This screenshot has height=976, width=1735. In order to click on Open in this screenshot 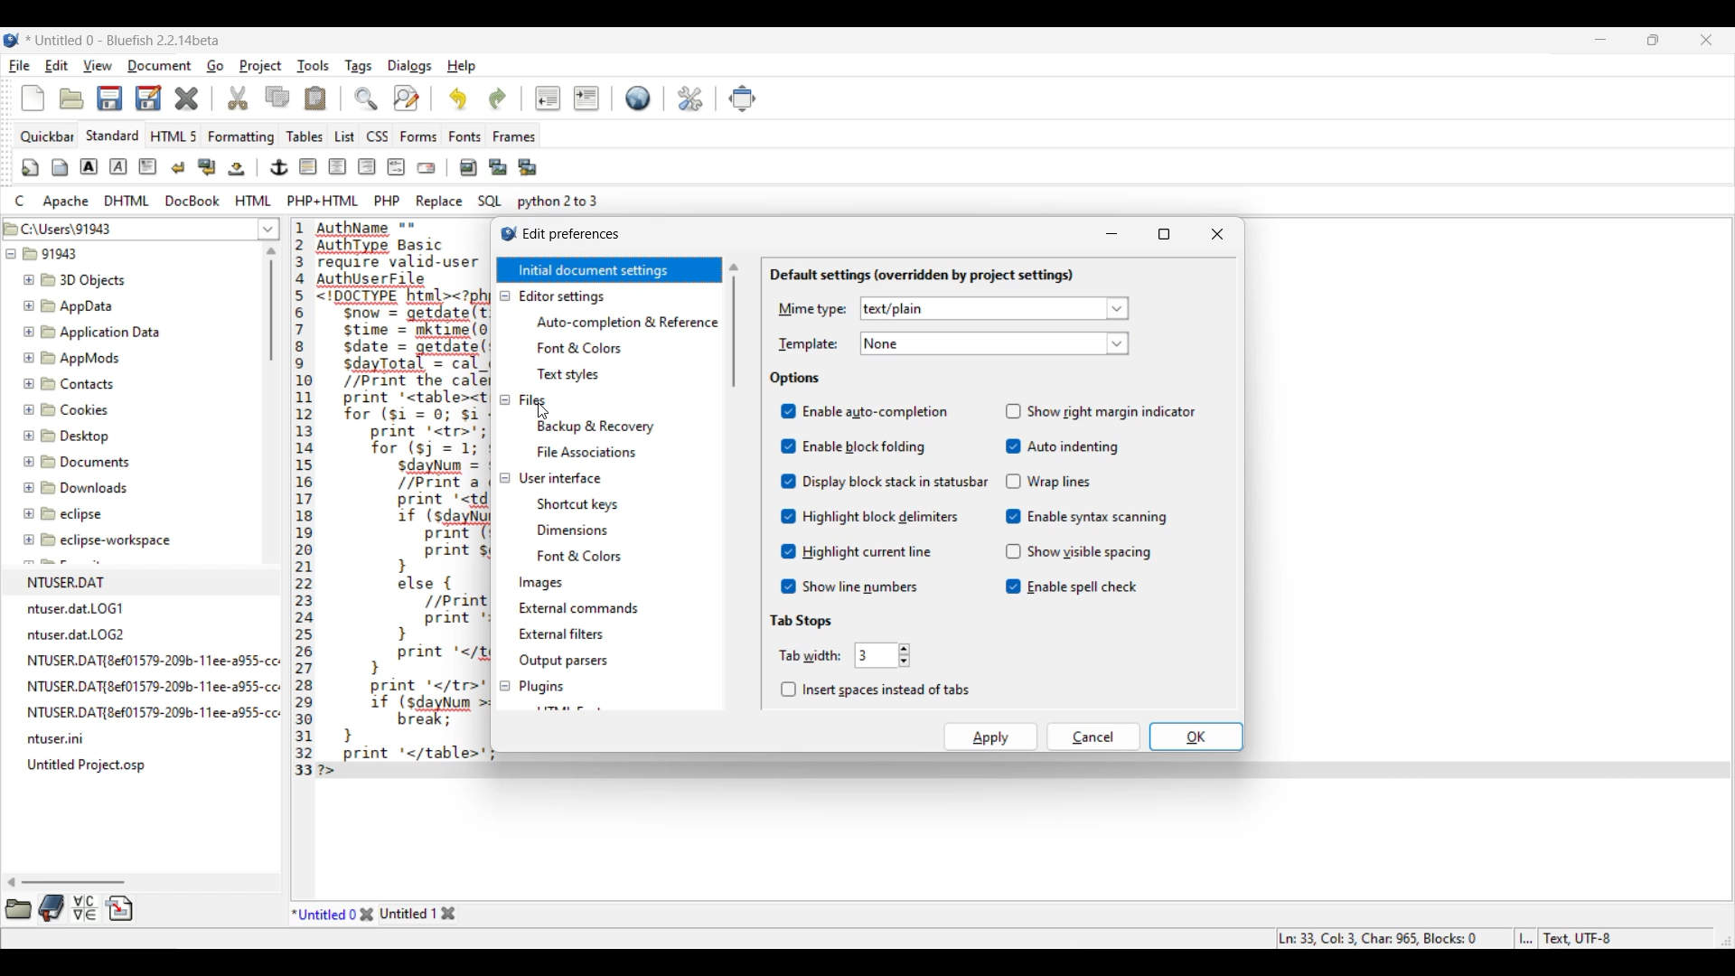, I will do `click(71, 99)`.